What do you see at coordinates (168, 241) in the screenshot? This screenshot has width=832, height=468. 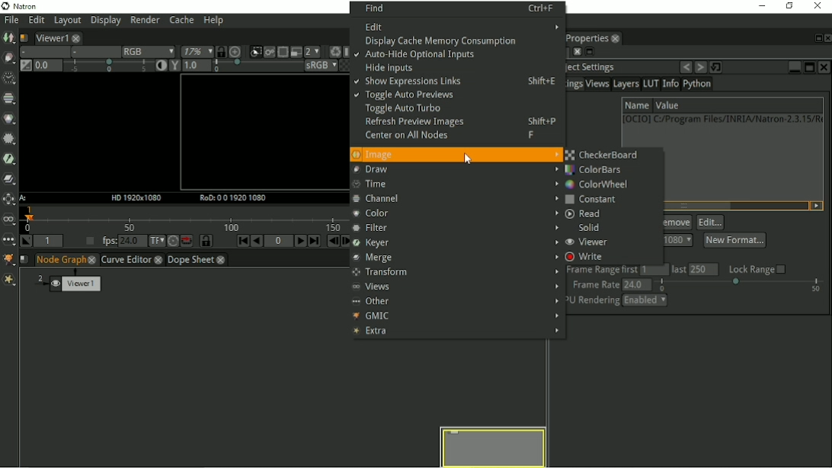 I see `Turbo mode` at bounding box center [168, 241].